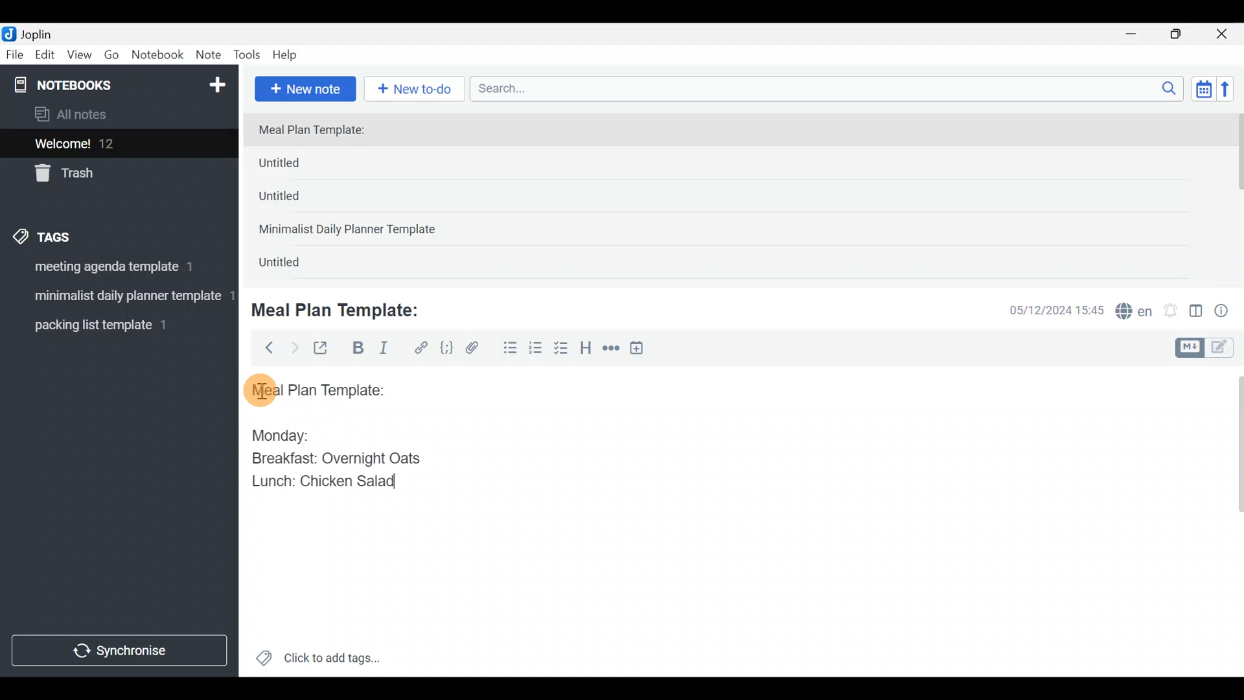  Describe the element at coordinates (211, 56) in the screenshot. I see `Note` at that location.